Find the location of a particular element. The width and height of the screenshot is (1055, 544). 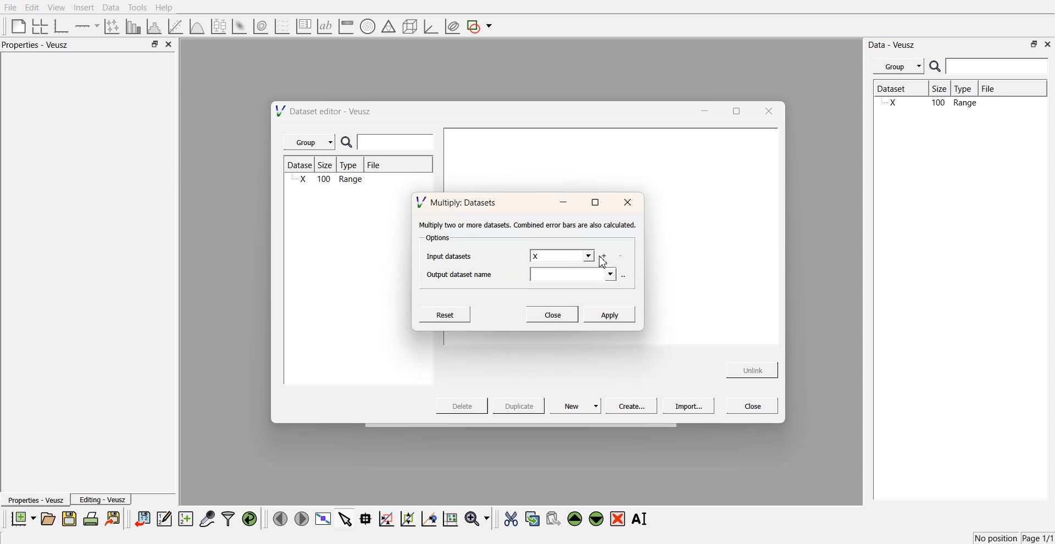

cursor is located at coordinates (604, 263).